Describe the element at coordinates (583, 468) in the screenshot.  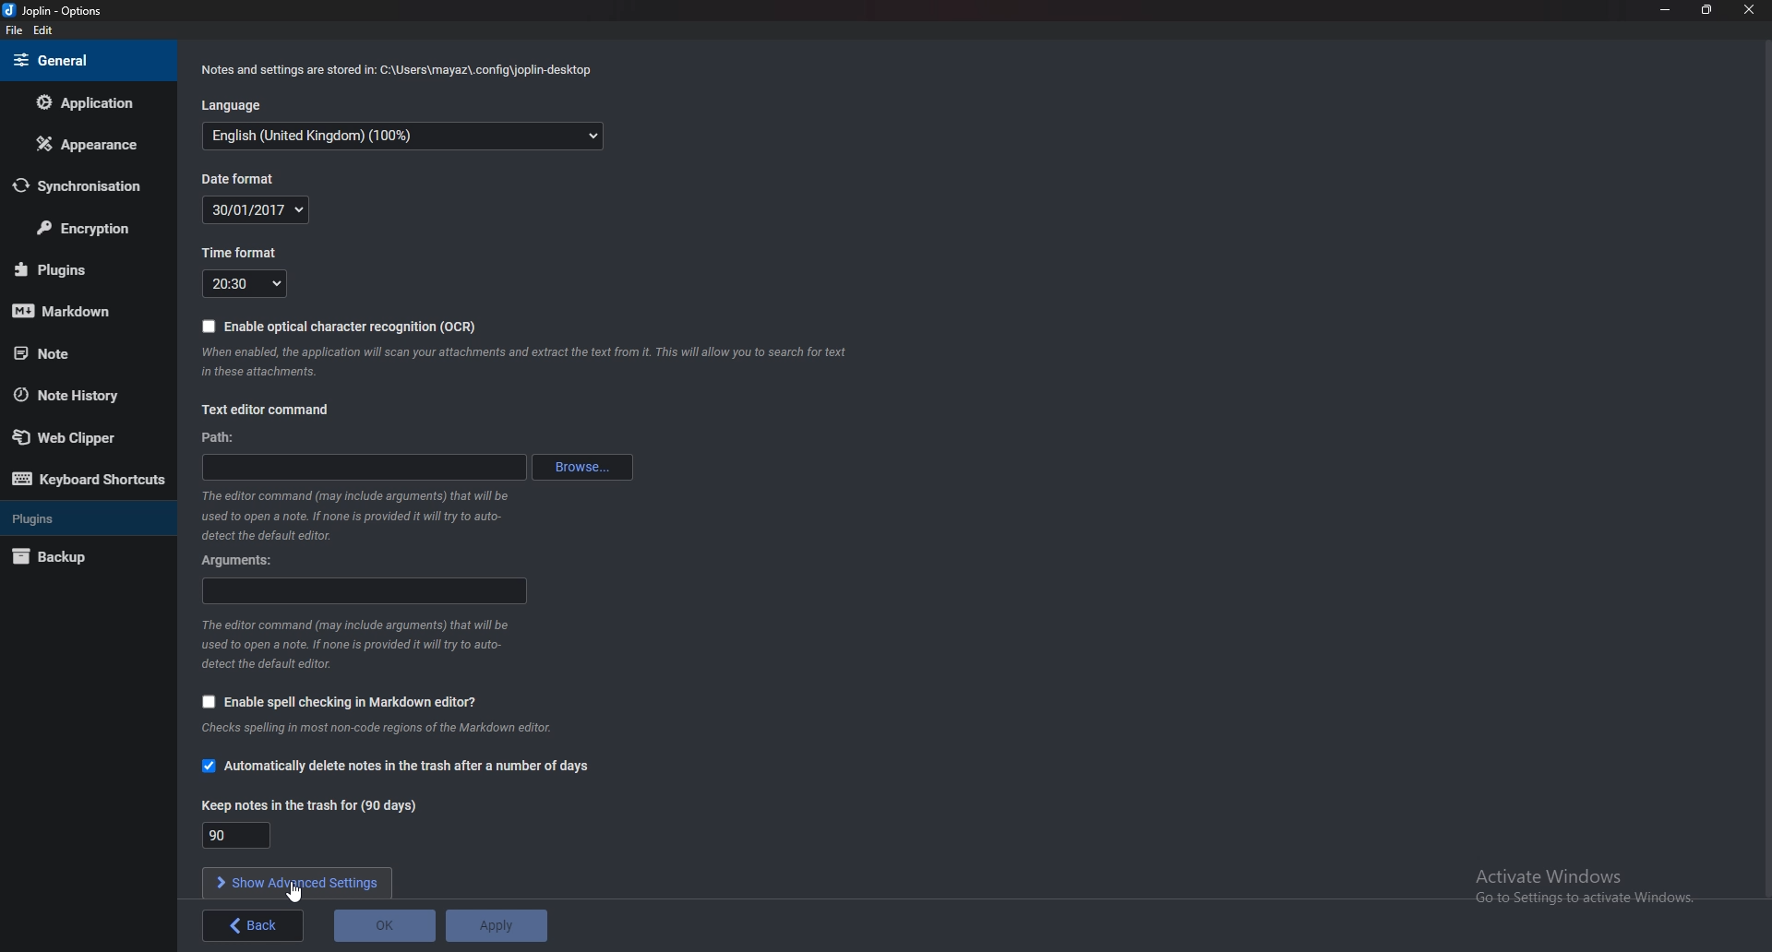
I see `Browse` at that location.